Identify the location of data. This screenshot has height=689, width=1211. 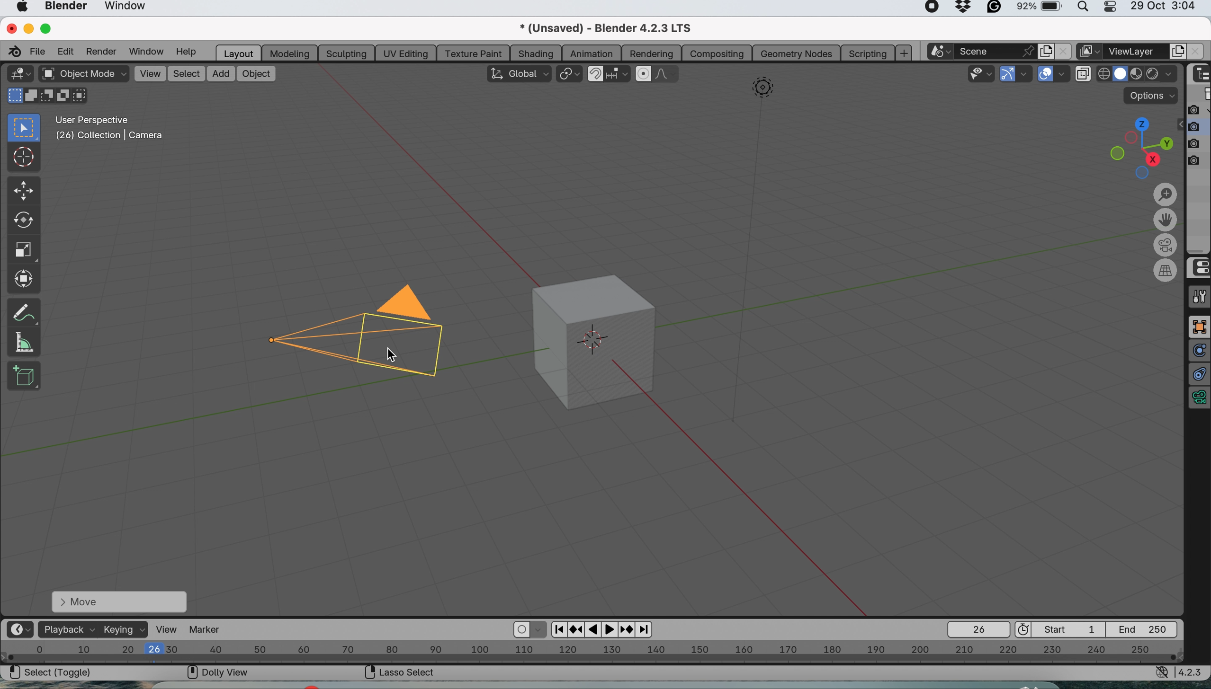
(1199, 399).